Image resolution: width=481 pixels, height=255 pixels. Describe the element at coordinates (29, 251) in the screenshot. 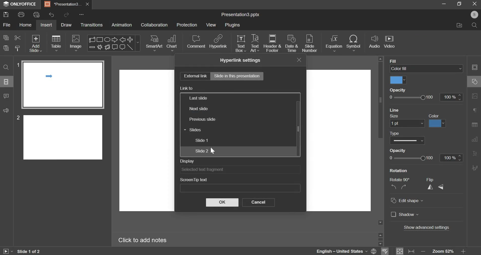

I see `active slide out of total slides` at that location.